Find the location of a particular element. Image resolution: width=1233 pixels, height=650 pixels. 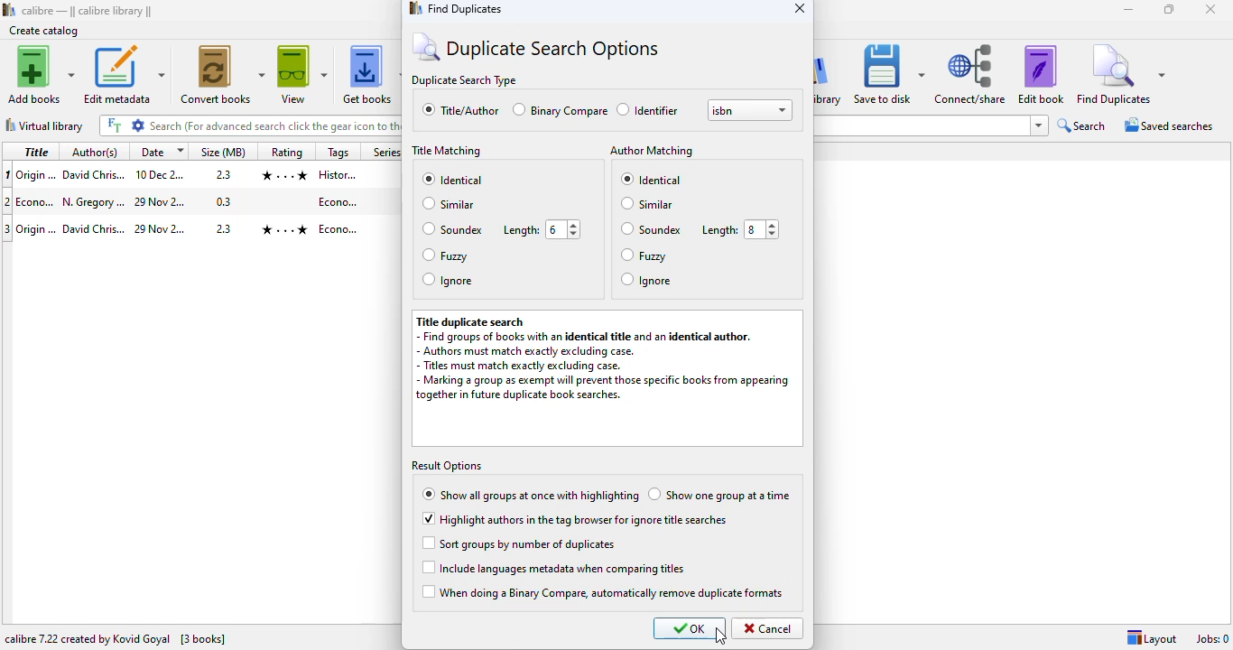

maximize is located at coordinates (1172, 9).